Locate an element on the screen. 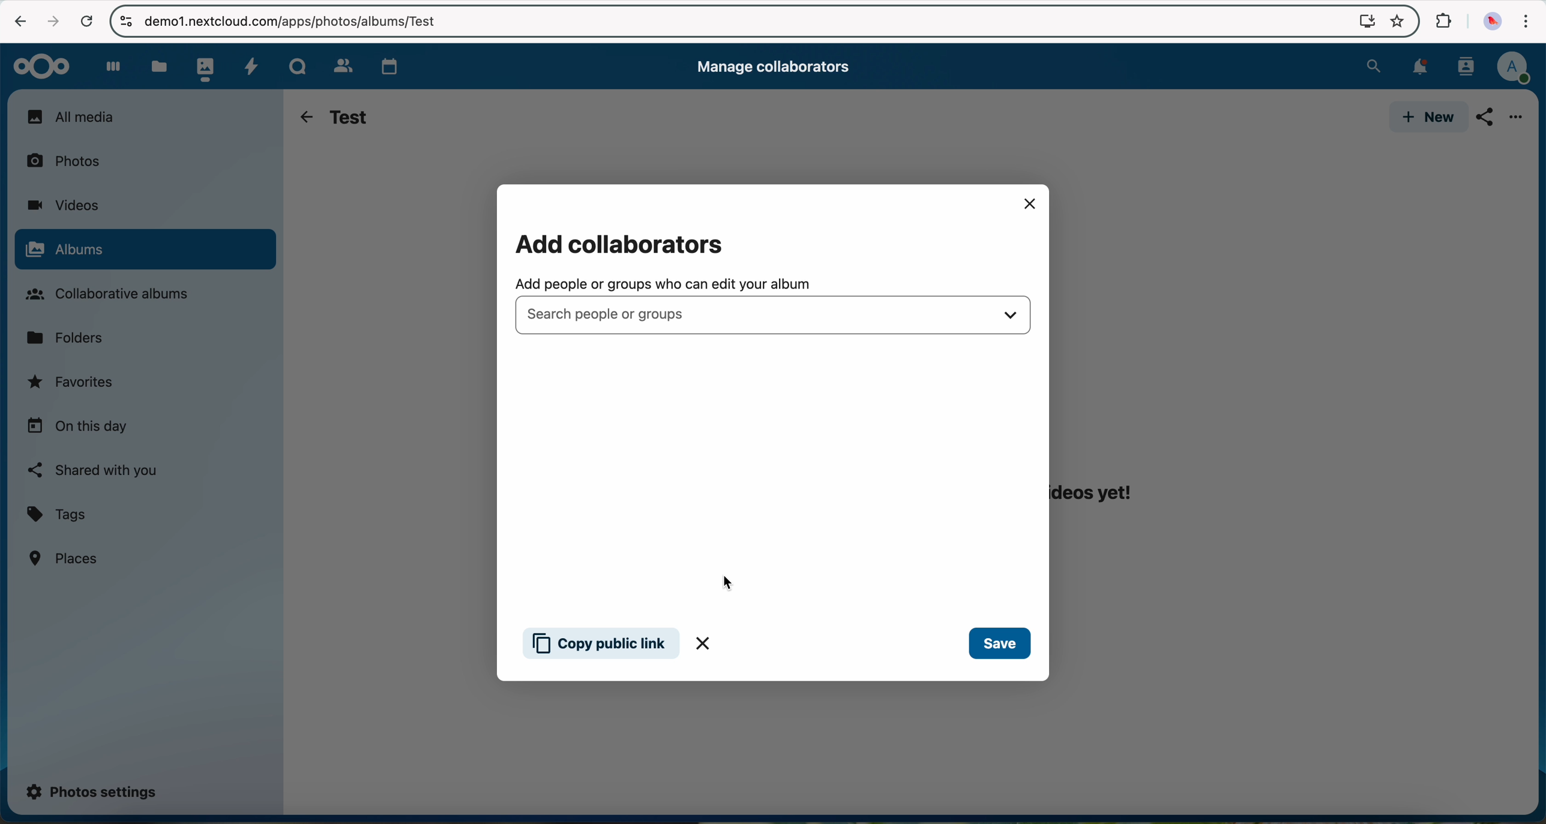 This screenshot has width=1546, height=824. more options is located at coordinates (1518, 120).